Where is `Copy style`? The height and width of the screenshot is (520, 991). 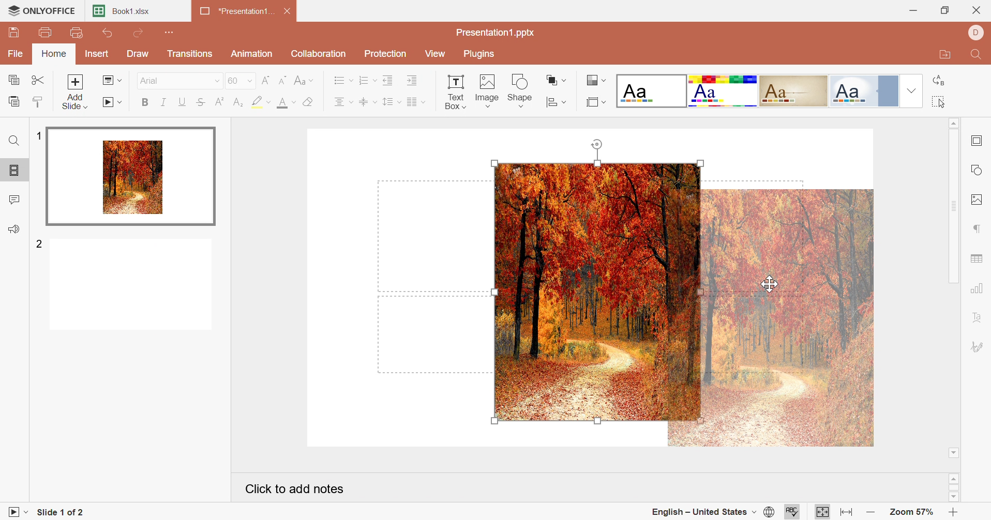
Copy style is located at coordinates (40, 102).